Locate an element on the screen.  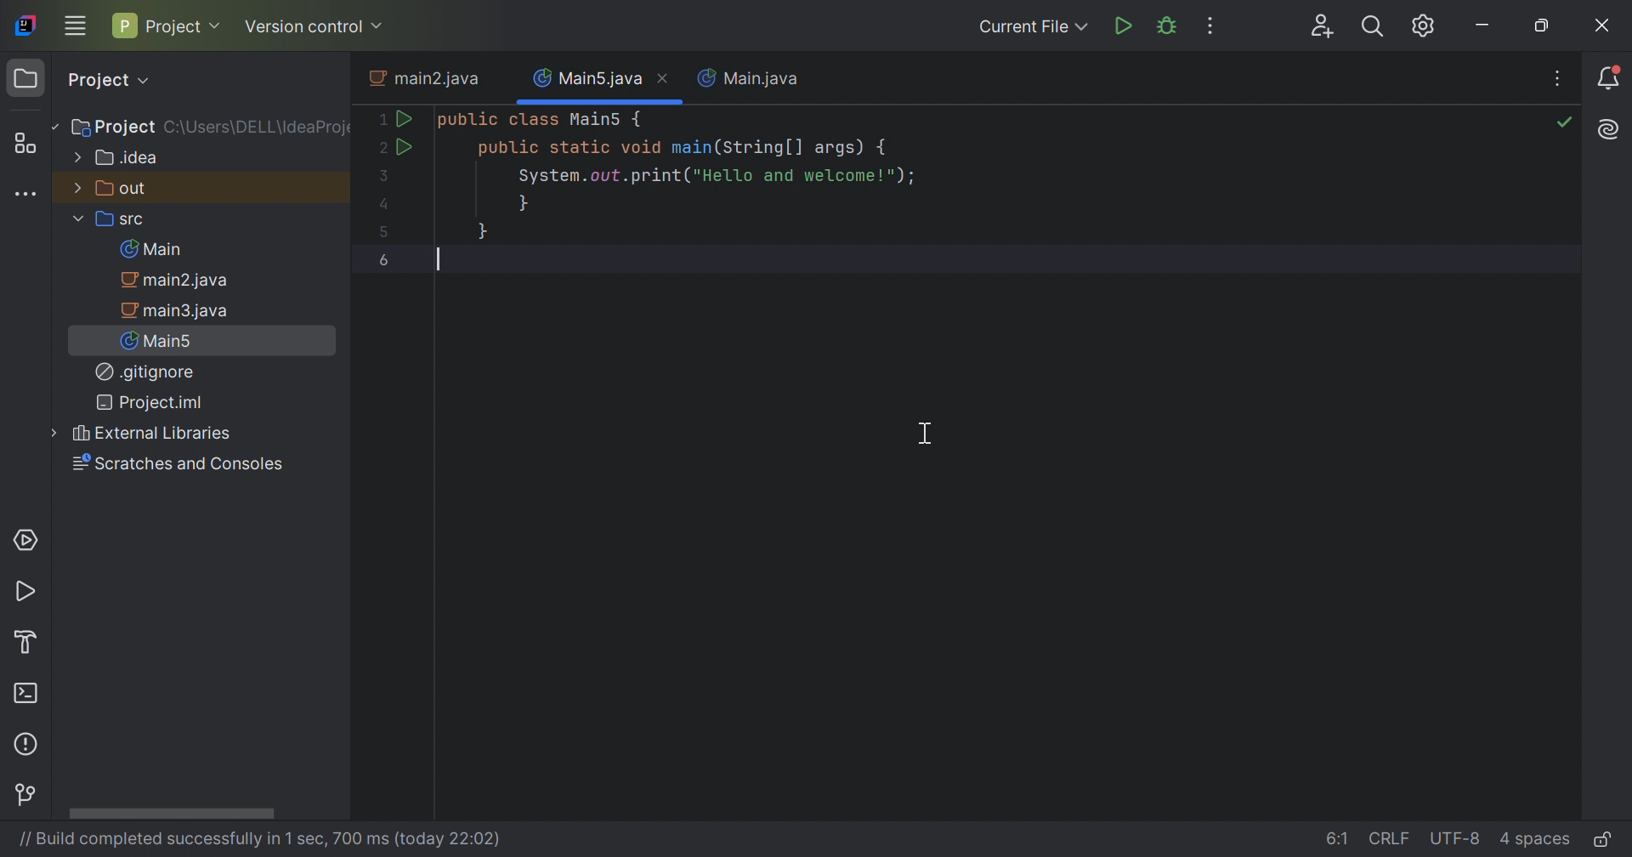
6 is located at coordinates (385, 259).